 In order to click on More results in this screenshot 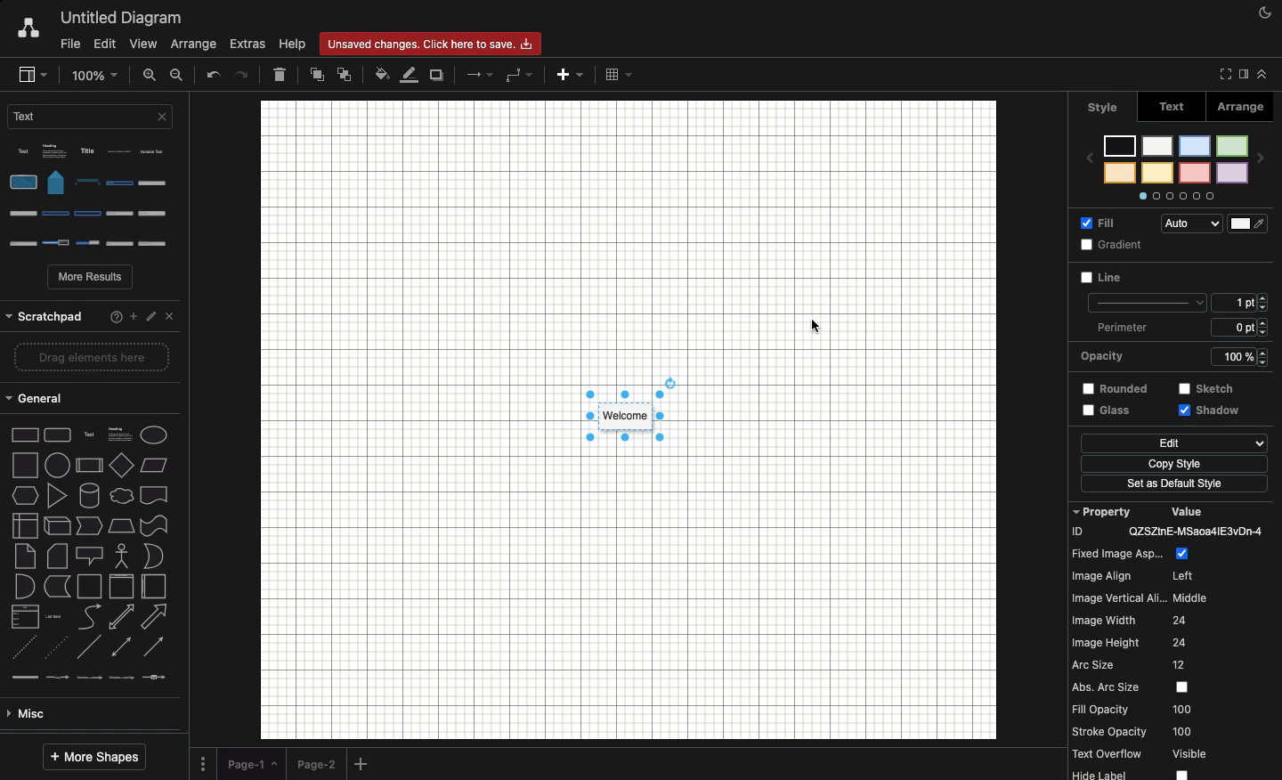, I will do `click(92, 279)`.